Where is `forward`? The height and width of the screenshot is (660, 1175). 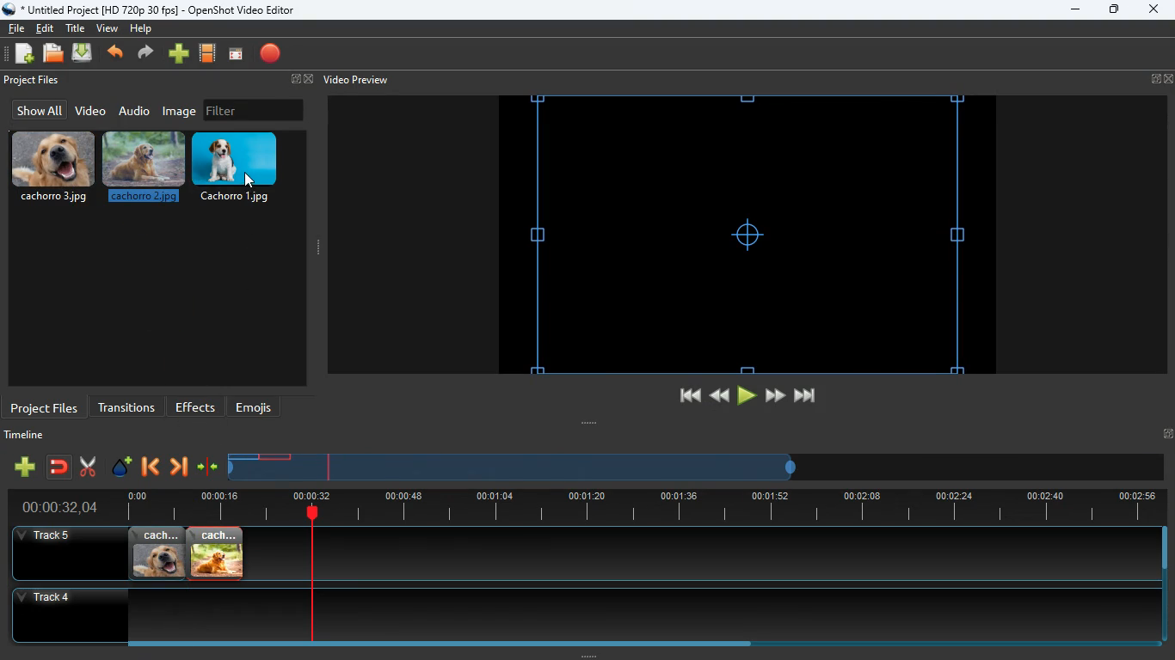 forward is located at coordinates (148, 54).